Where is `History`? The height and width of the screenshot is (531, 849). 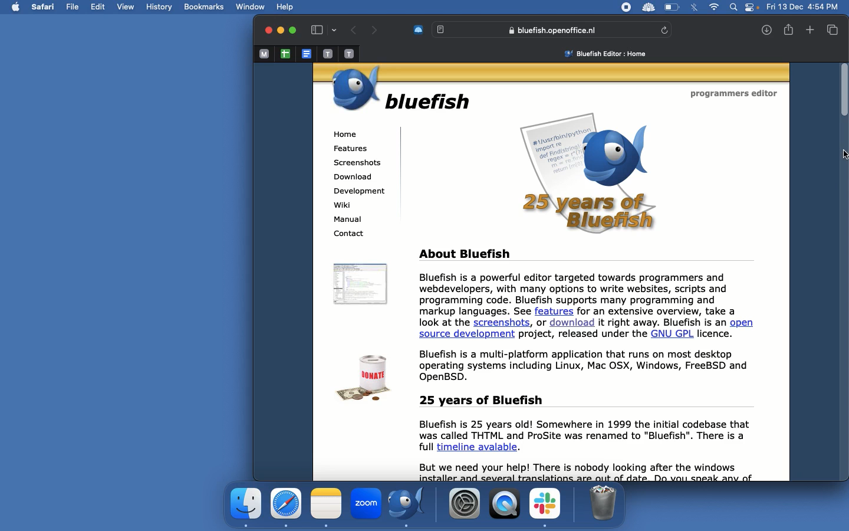 History is located at coordinates (160, 8).